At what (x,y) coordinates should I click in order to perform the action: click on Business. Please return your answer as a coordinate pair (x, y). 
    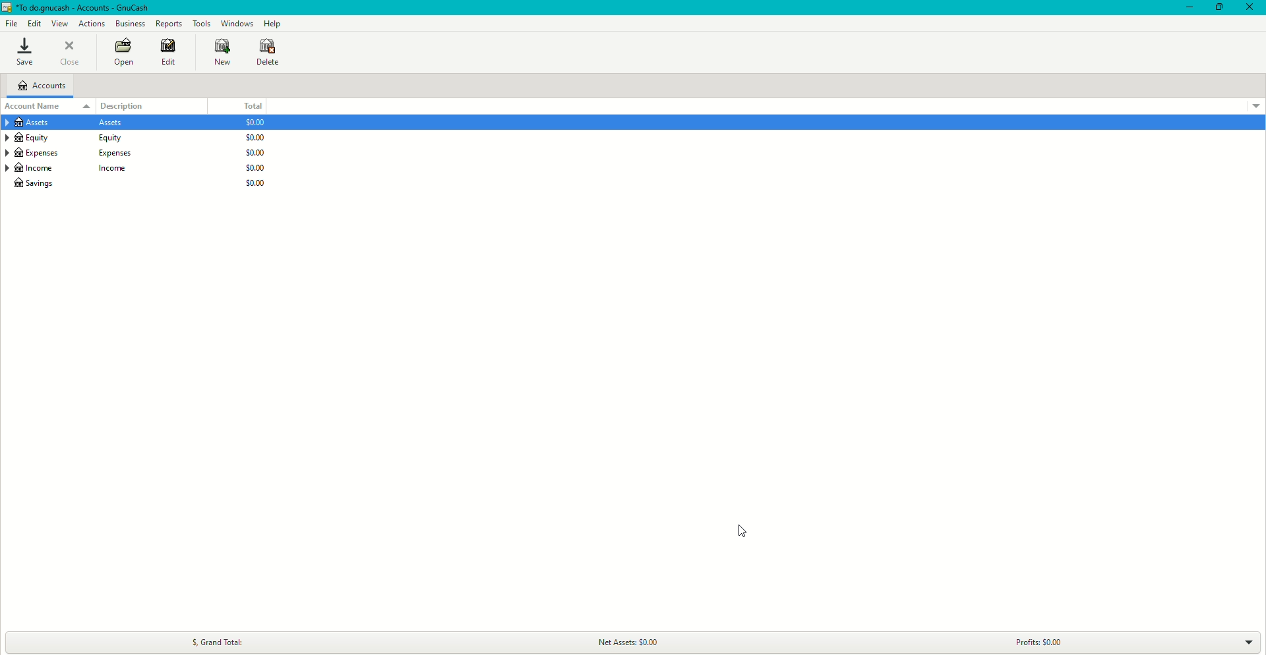
    Looking at the image, I should click on (131, 24).